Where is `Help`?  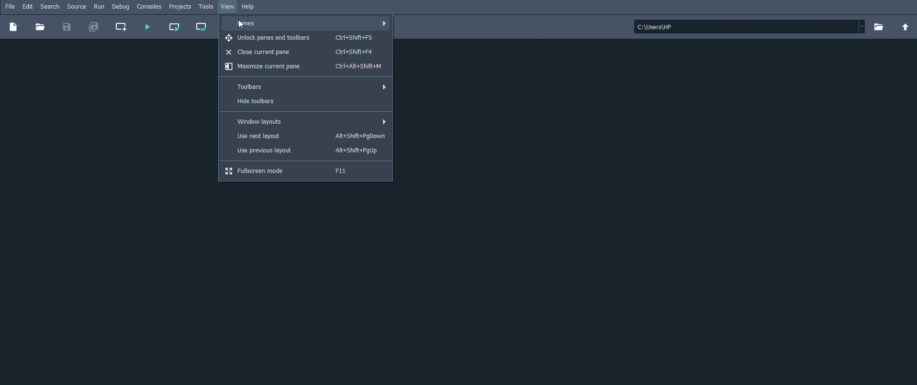 Help is located at coordinates (250, 7).